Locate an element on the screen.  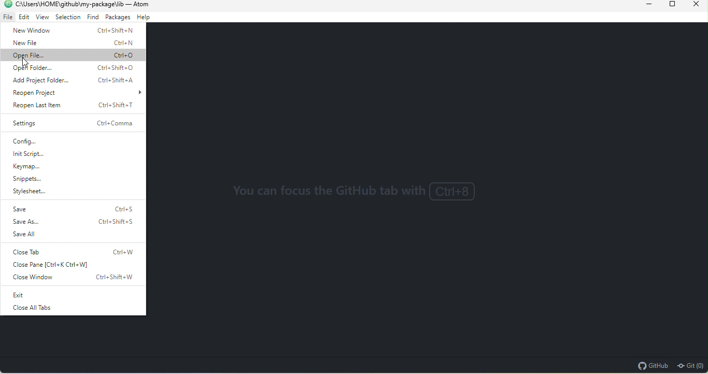
maximize is located at coordinates (669, 5).